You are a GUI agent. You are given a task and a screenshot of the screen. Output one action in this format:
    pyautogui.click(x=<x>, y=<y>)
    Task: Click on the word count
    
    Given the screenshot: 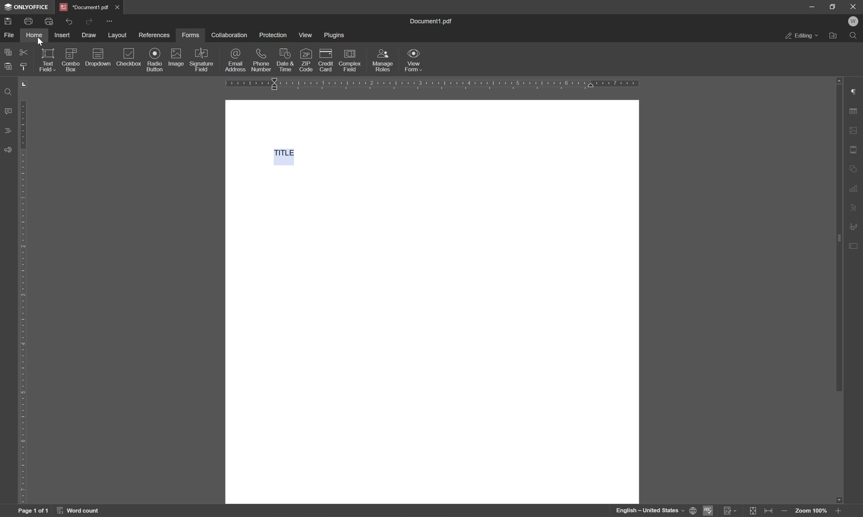 What is the action you would take?
    pyautogui.click(x=80, y=511)
    